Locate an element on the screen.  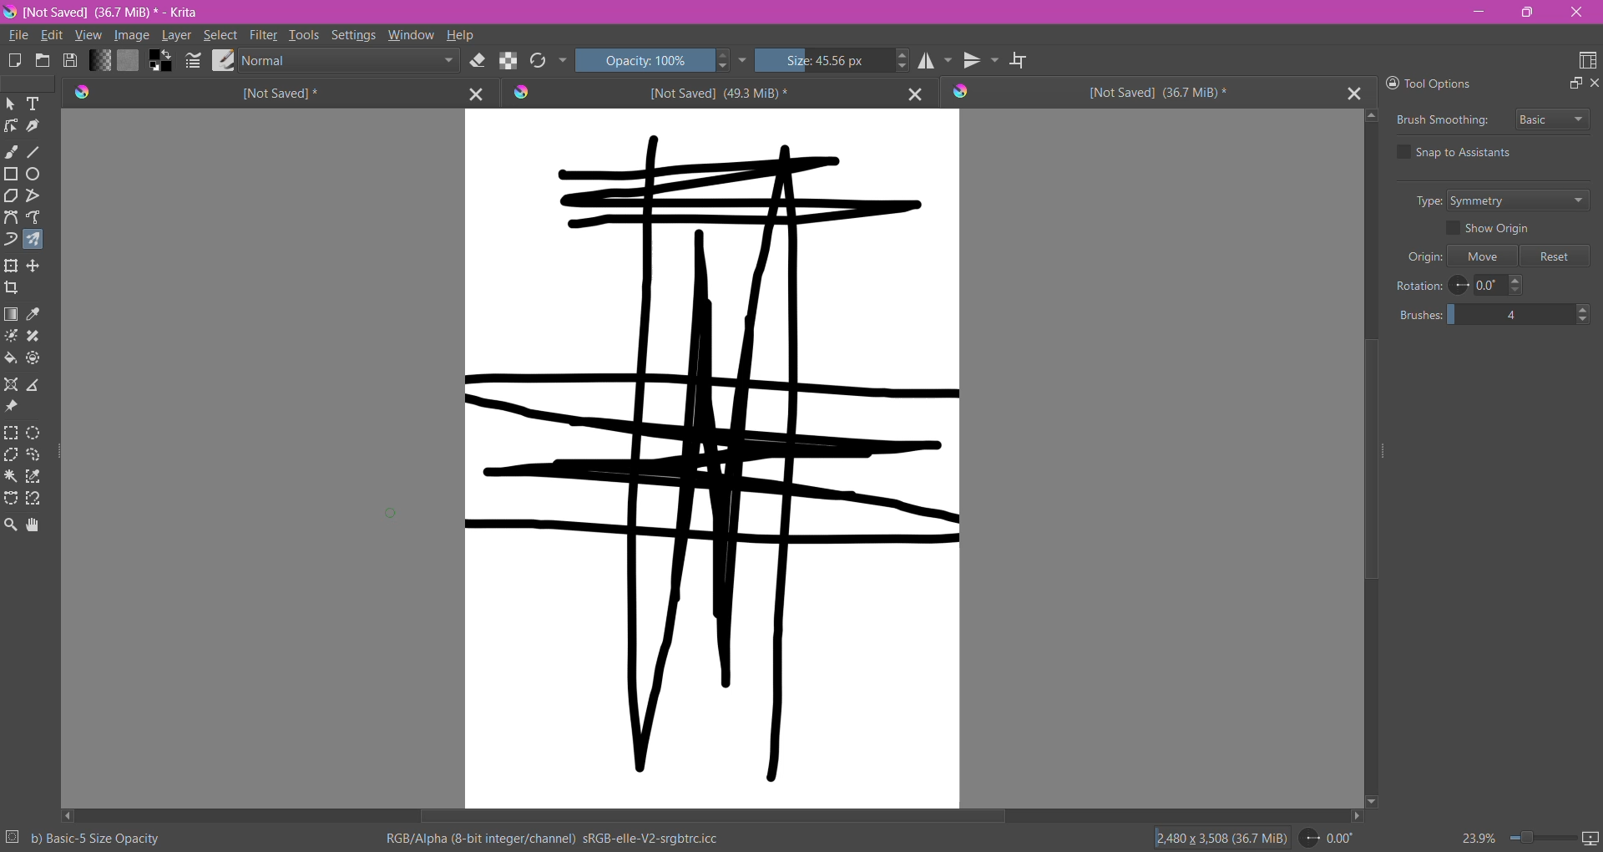
Transform a layer is located at coordinates (37, 266).